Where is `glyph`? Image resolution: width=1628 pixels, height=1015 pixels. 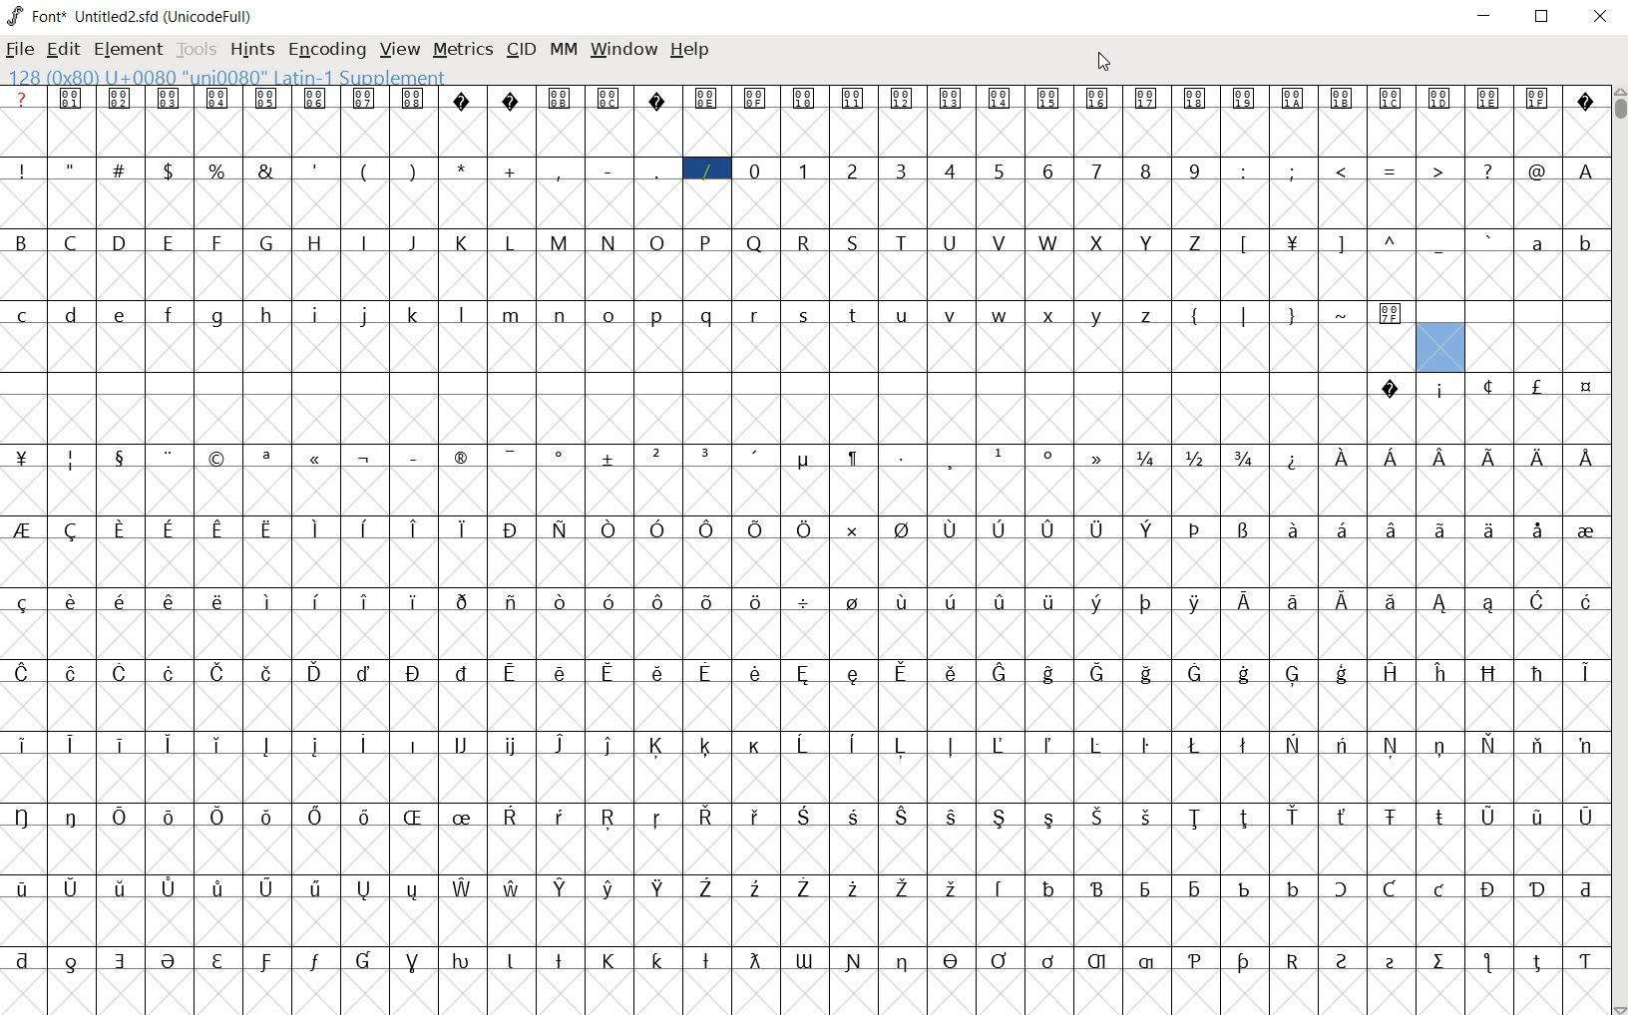
glyph is located at coordinates (1048, 745).